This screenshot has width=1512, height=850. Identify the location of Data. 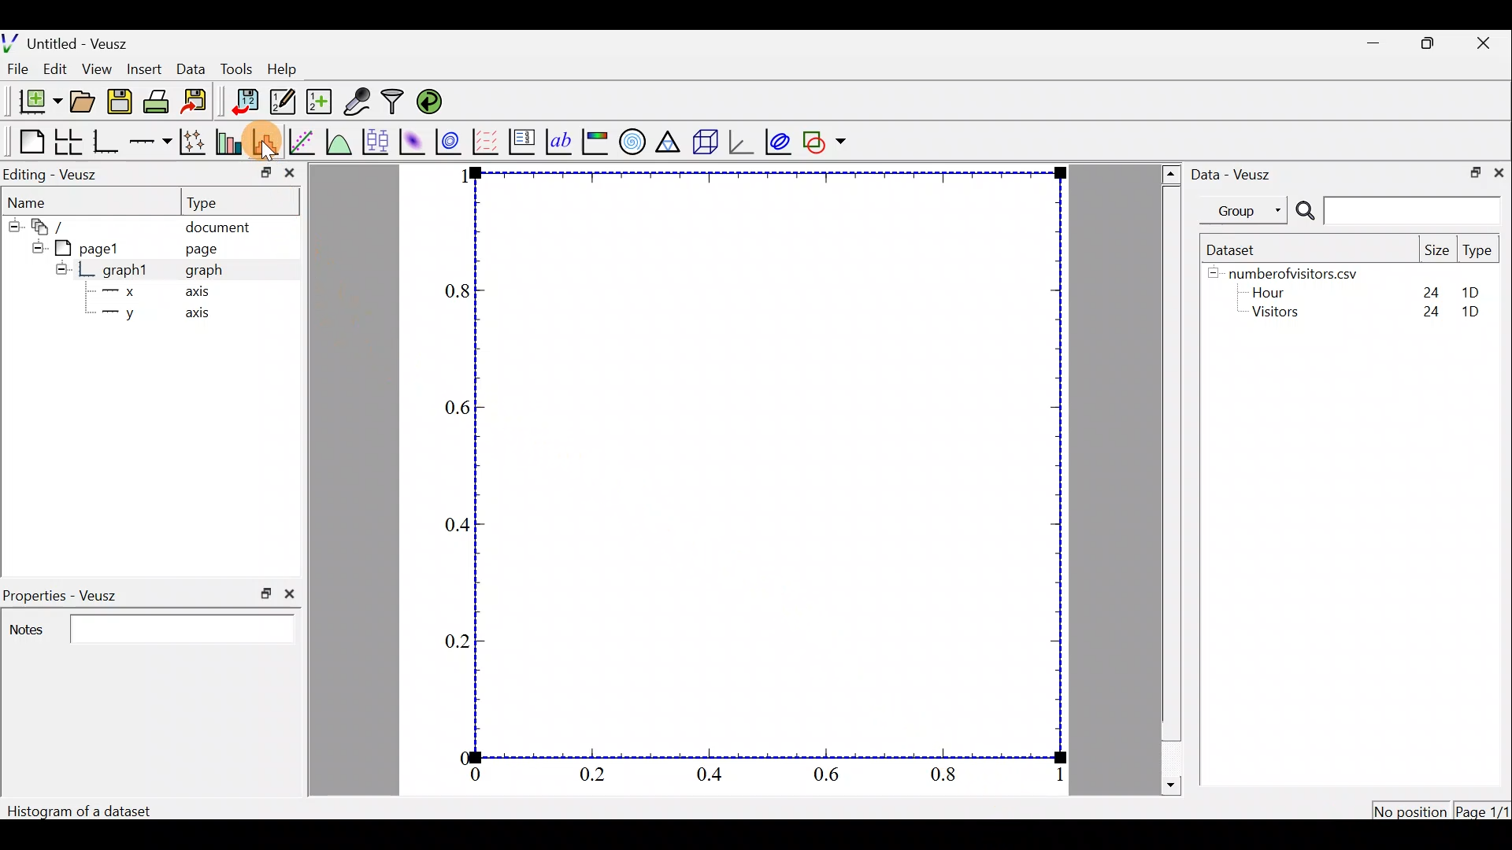
(190, 68).